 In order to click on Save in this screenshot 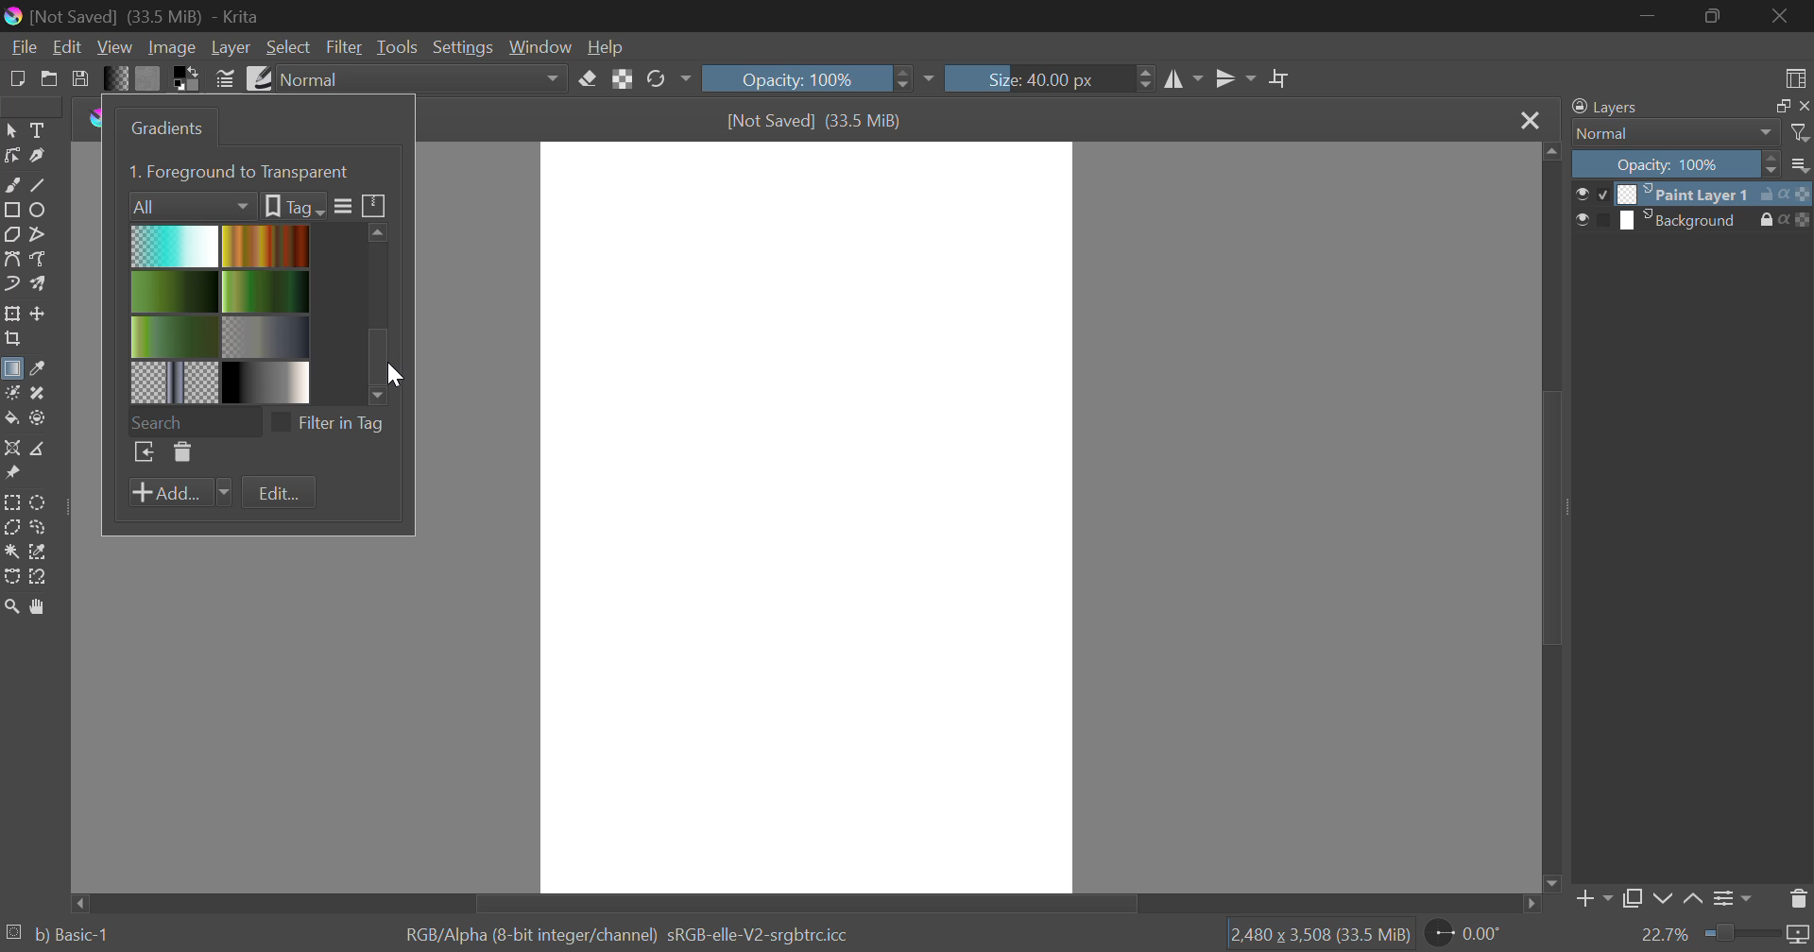, I will do `click(81, 77)`.